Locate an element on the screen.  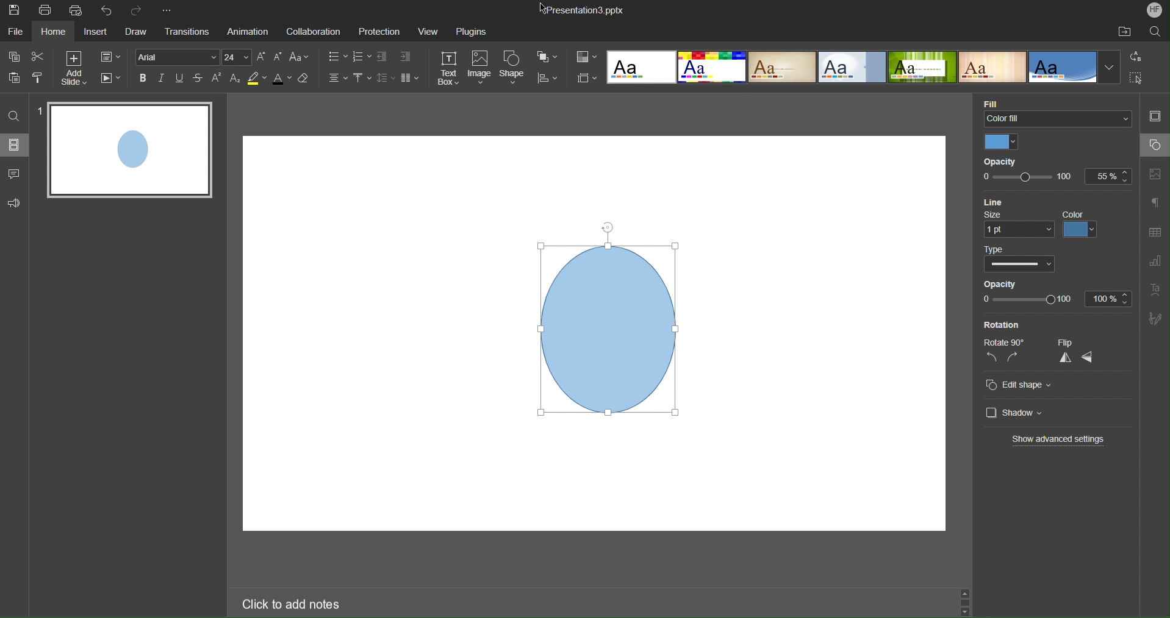
Type is located at coordinates (1017, 260).